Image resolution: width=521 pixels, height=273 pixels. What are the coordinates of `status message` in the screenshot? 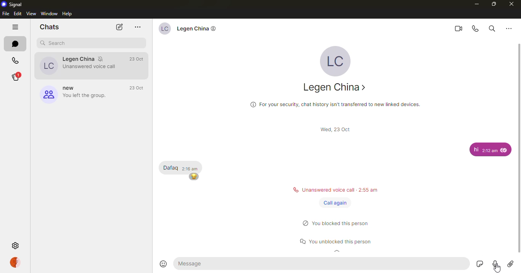 It's located at (336, 222).